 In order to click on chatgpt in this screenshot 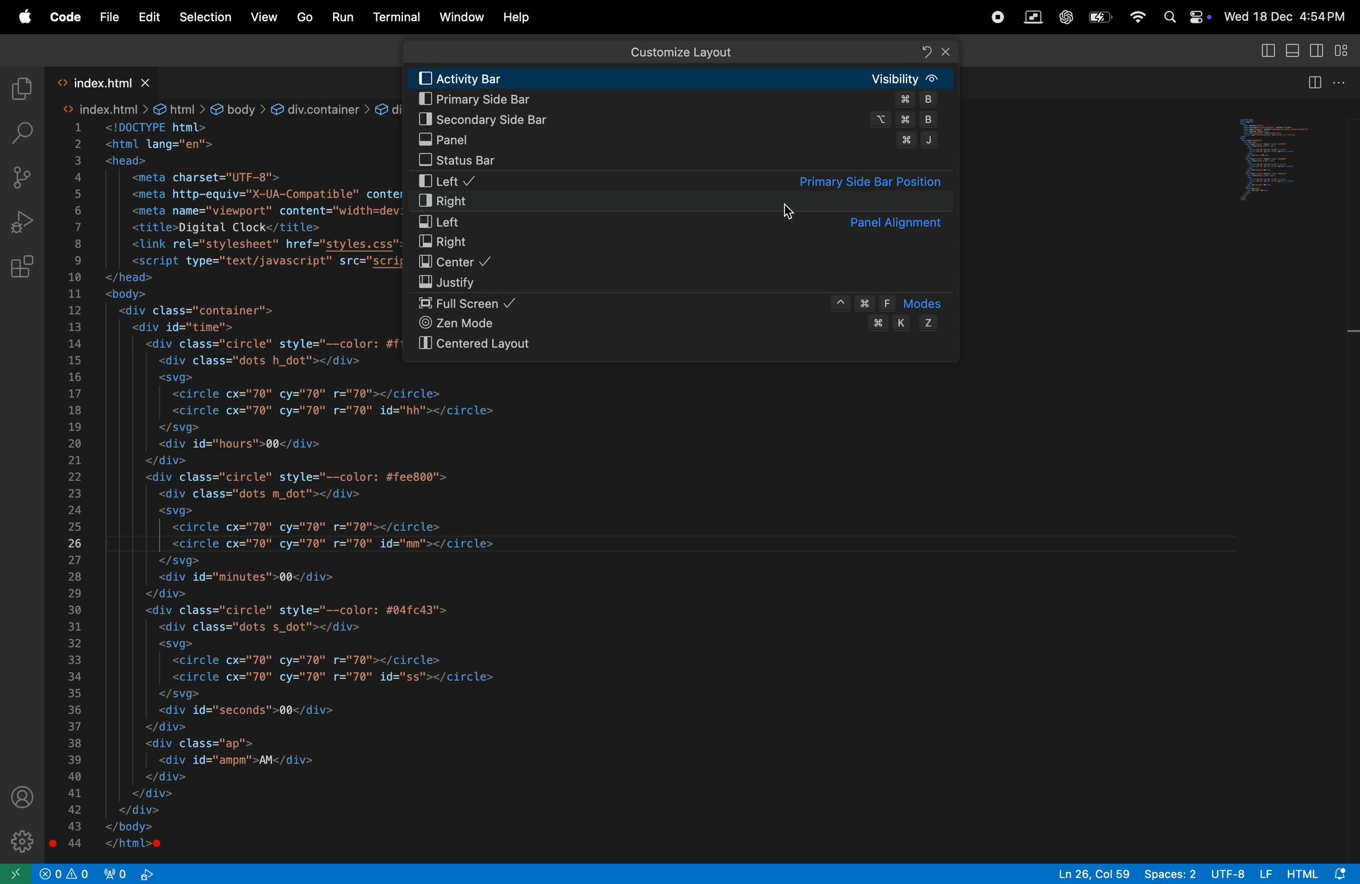, I will do `click(1066, 18)`.